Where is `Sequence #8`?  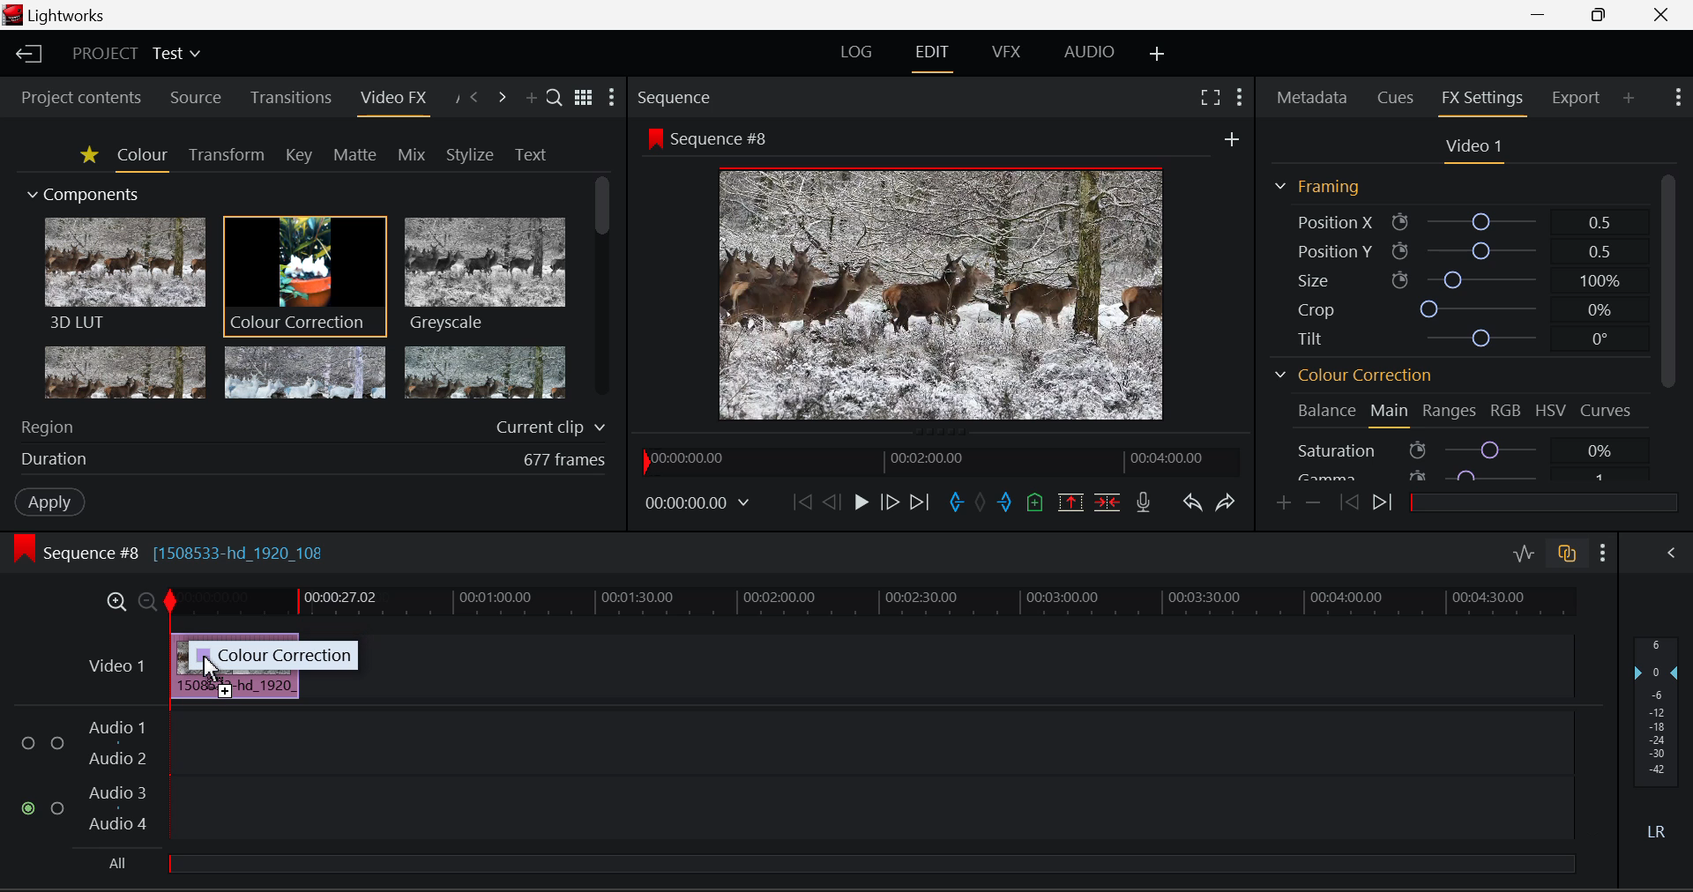
Sequence #8 is located at coordinates (942, 276).